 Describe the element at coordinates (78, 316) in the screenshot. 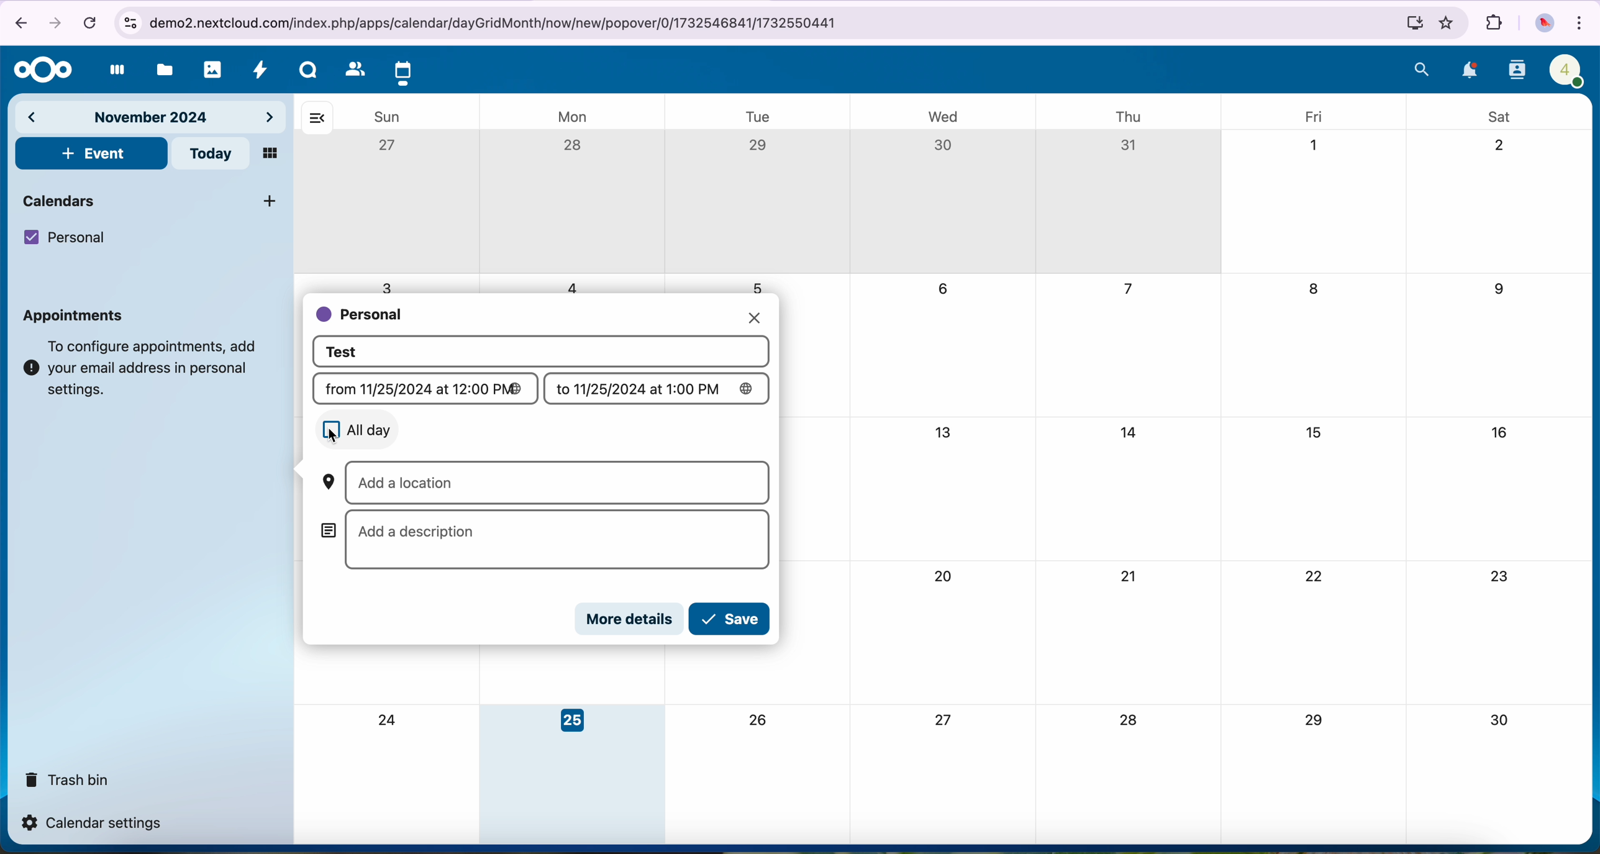

I see `appointments` at that location.